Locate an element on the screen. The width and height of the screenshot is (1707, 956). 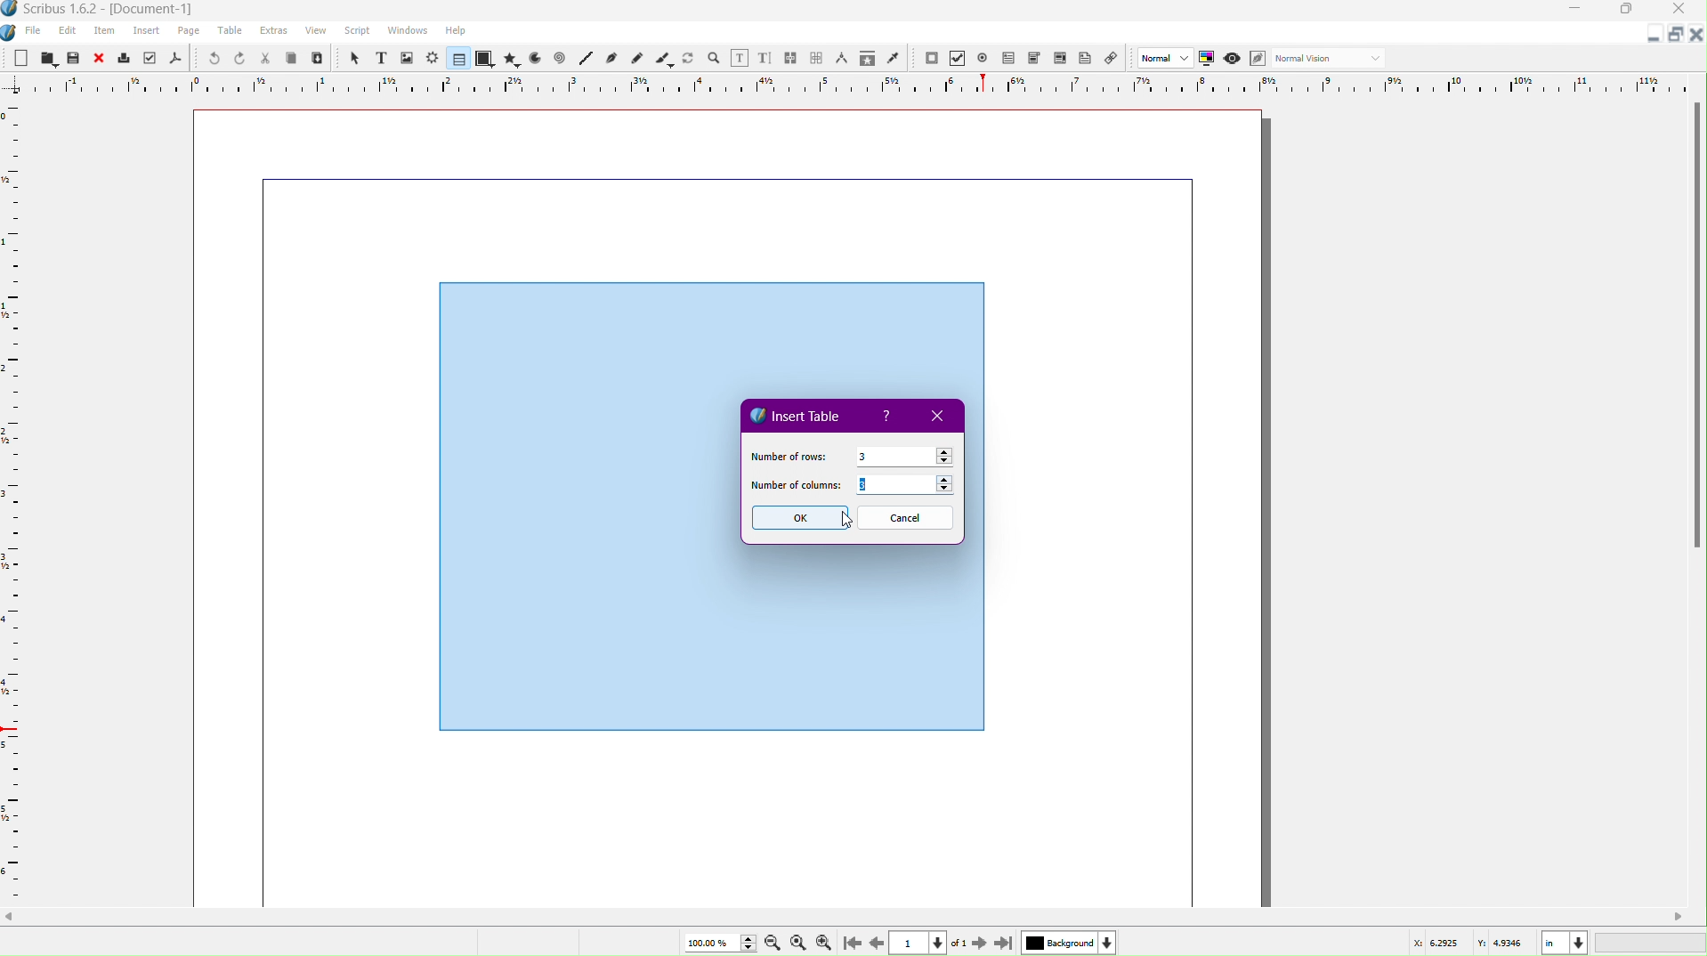
Link Annotation is located at coordinates (1116, 60).